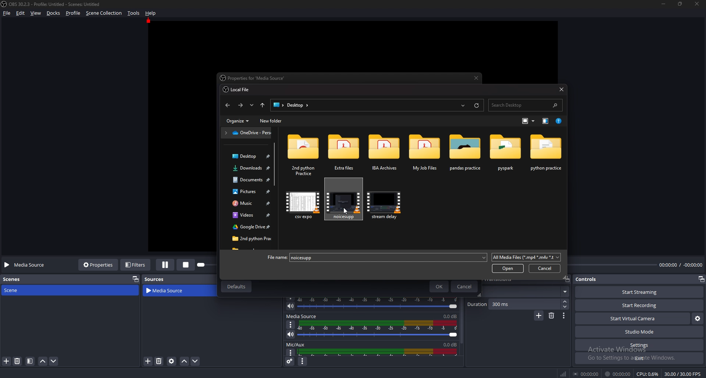  Describe the element at coordinates (506, 152) in the screenshot. I see `folder` at that location.